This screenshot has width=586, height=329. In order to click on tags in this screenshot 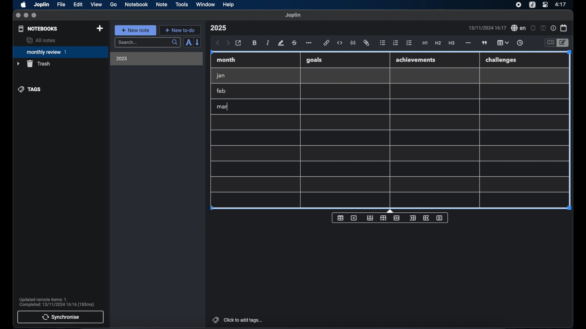, I will do `click(30, 89)`.